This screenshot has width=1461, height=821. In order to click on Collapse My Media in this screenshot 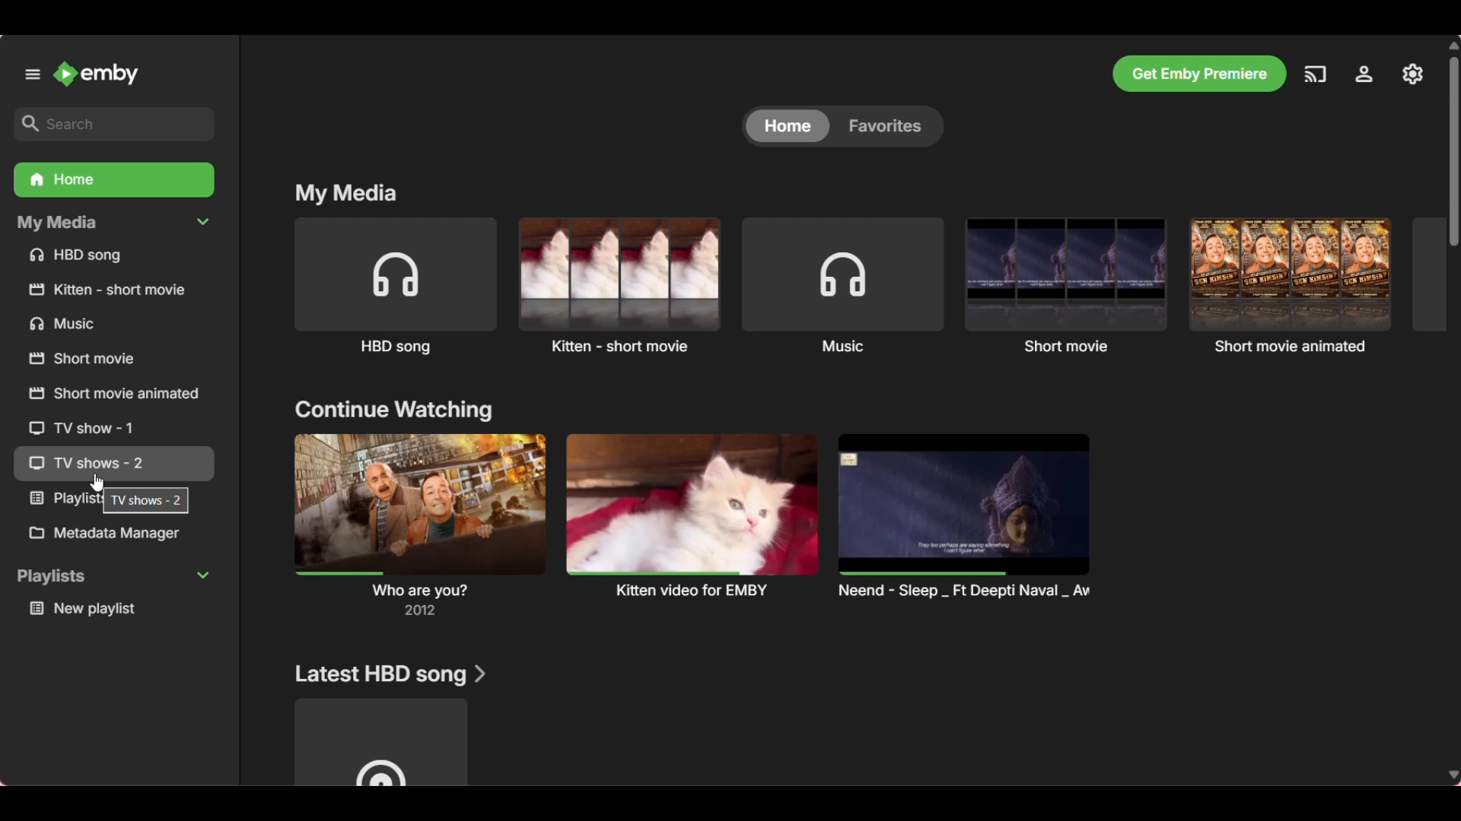, I will do `click(113, 223)`.